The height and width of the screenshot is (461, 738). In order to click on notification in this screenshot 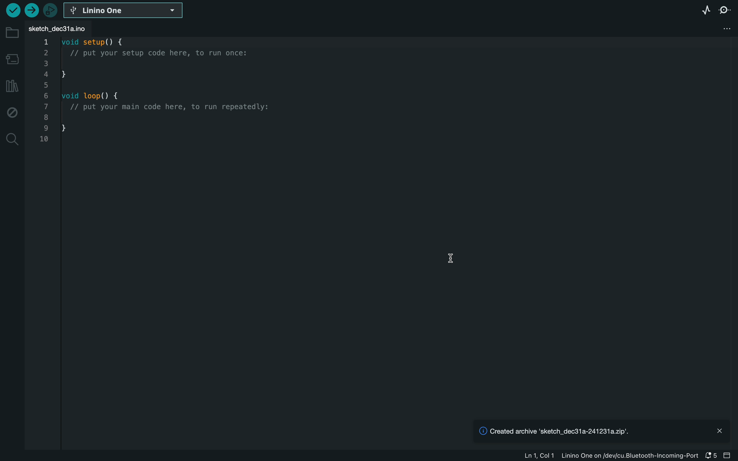, I will do `click(590, 432)`.